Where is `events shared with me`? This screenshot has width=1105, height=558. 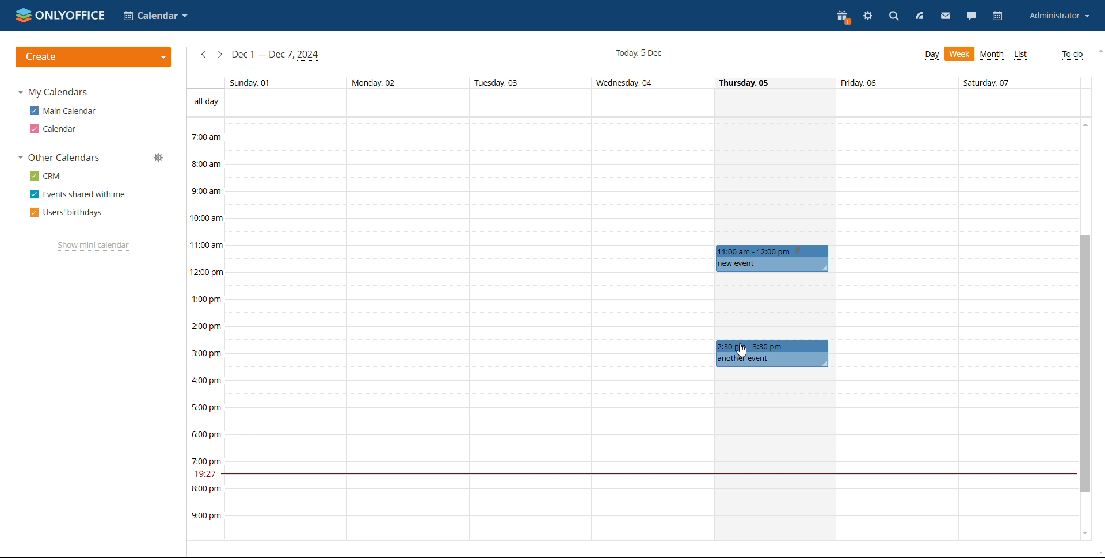
events shared with me is located at coordinates (78, 194).